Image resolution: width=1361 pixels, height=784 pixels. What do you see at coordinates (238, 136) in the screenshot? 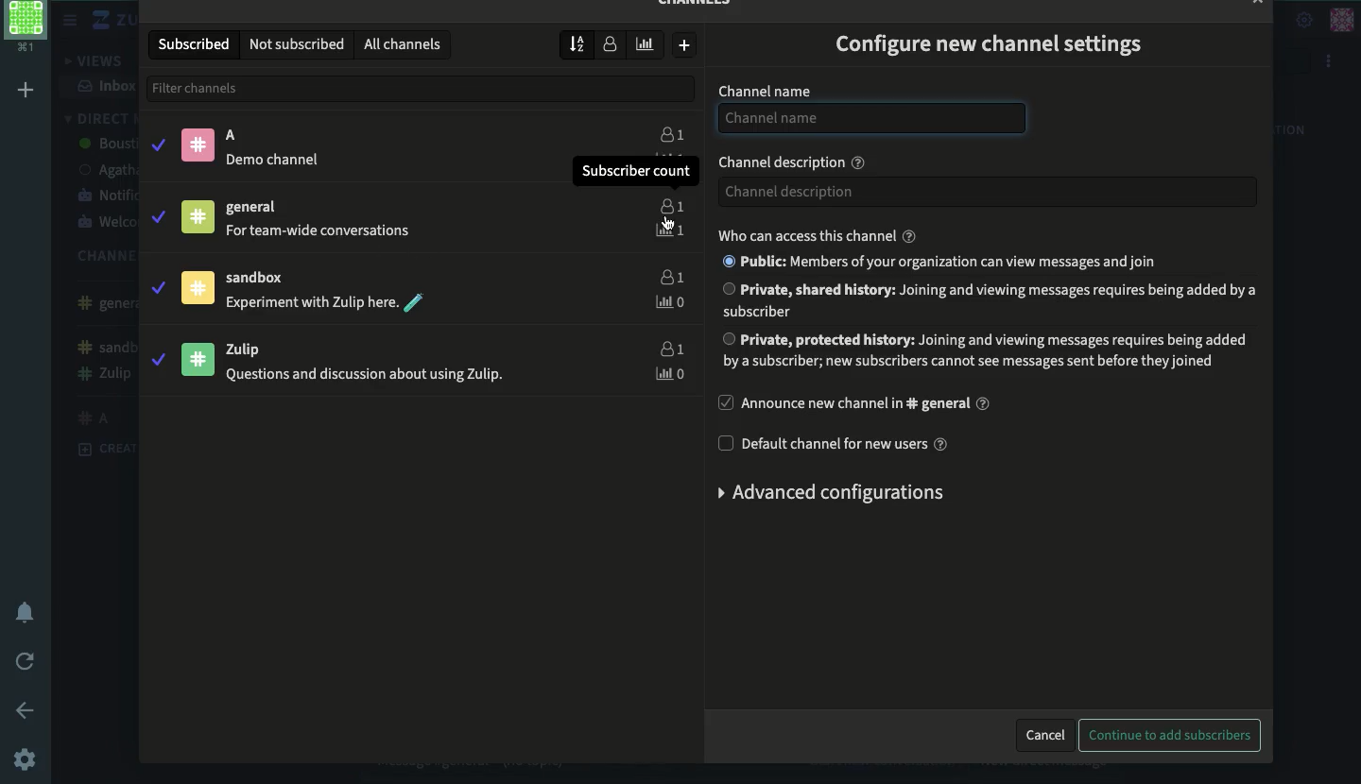
I see `A` at bounding box center [238, 136].